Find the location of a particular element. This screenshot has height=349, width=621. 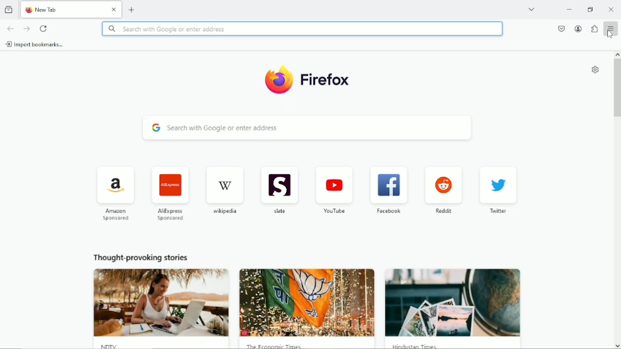

icon is located at coordinates (390, 184).